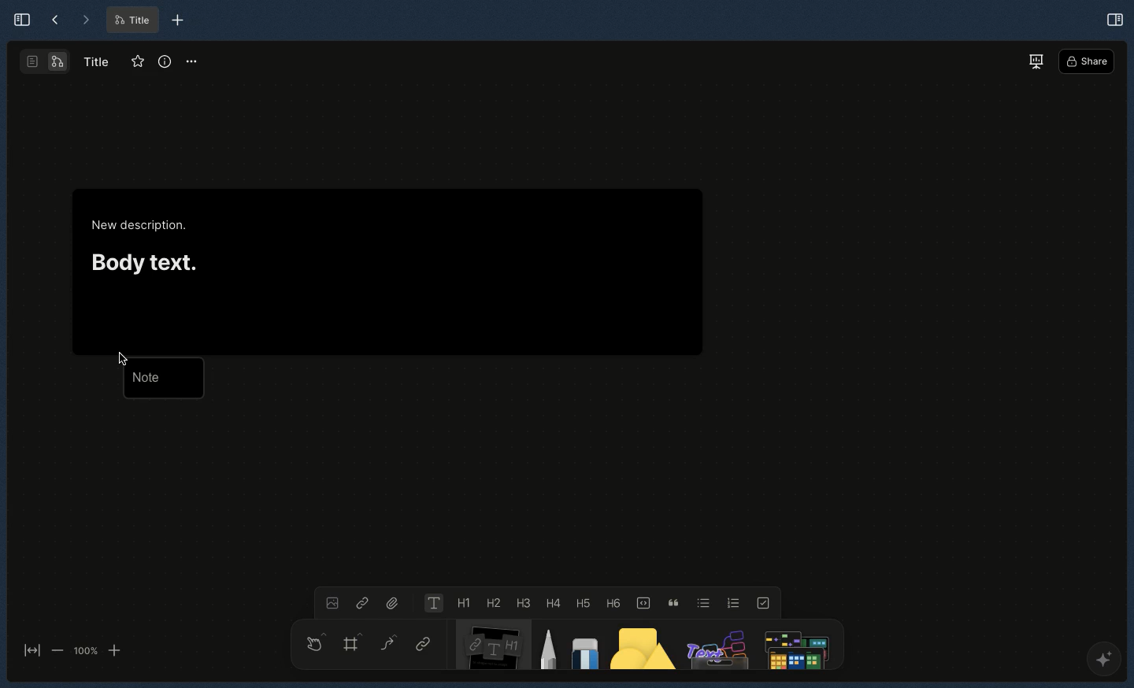 This screenshot has height=688, width=1134. I want to click on Heading 6, so click(612, 602).